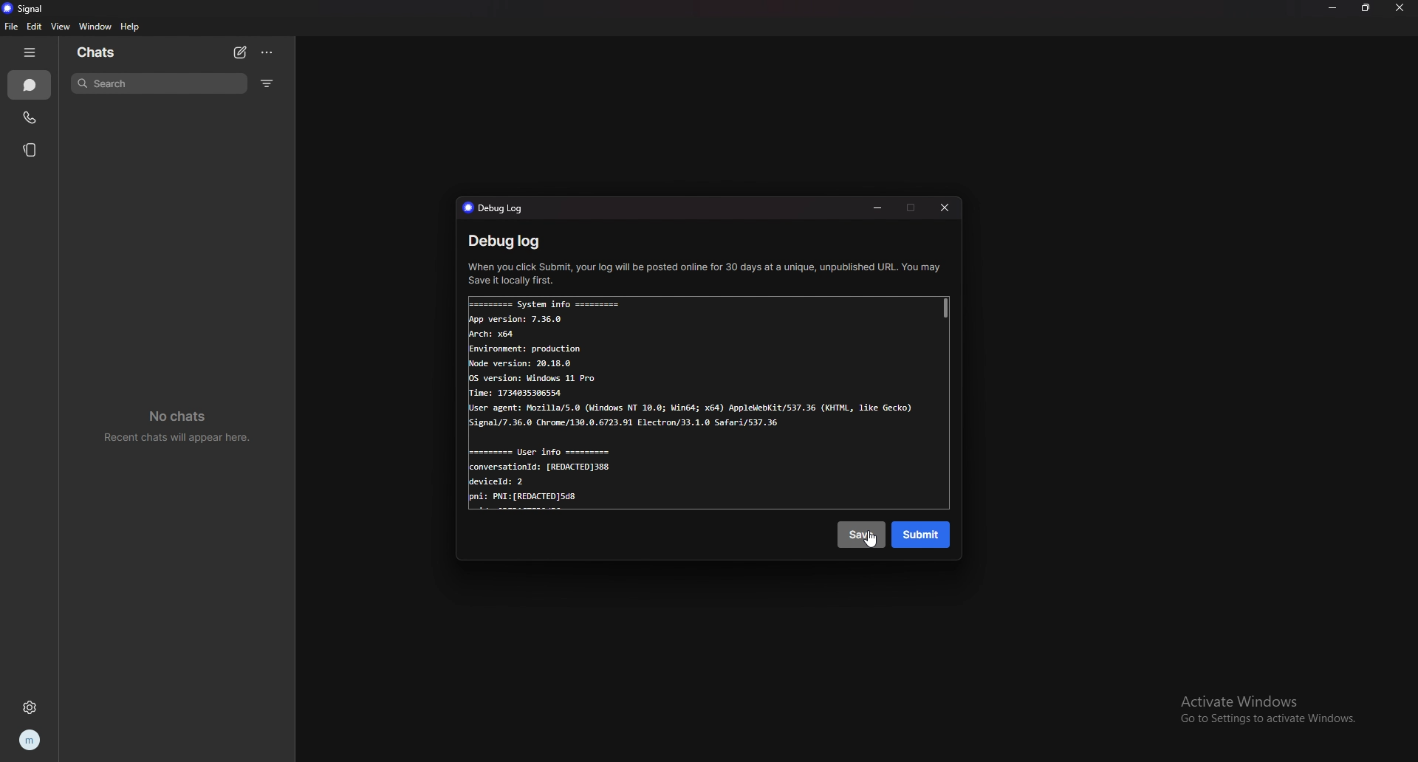 The width and height of the screenshot is (1418, 762). Describe the element at coordinates (240, 52) in the screenshot. I see `newchat` at that location.